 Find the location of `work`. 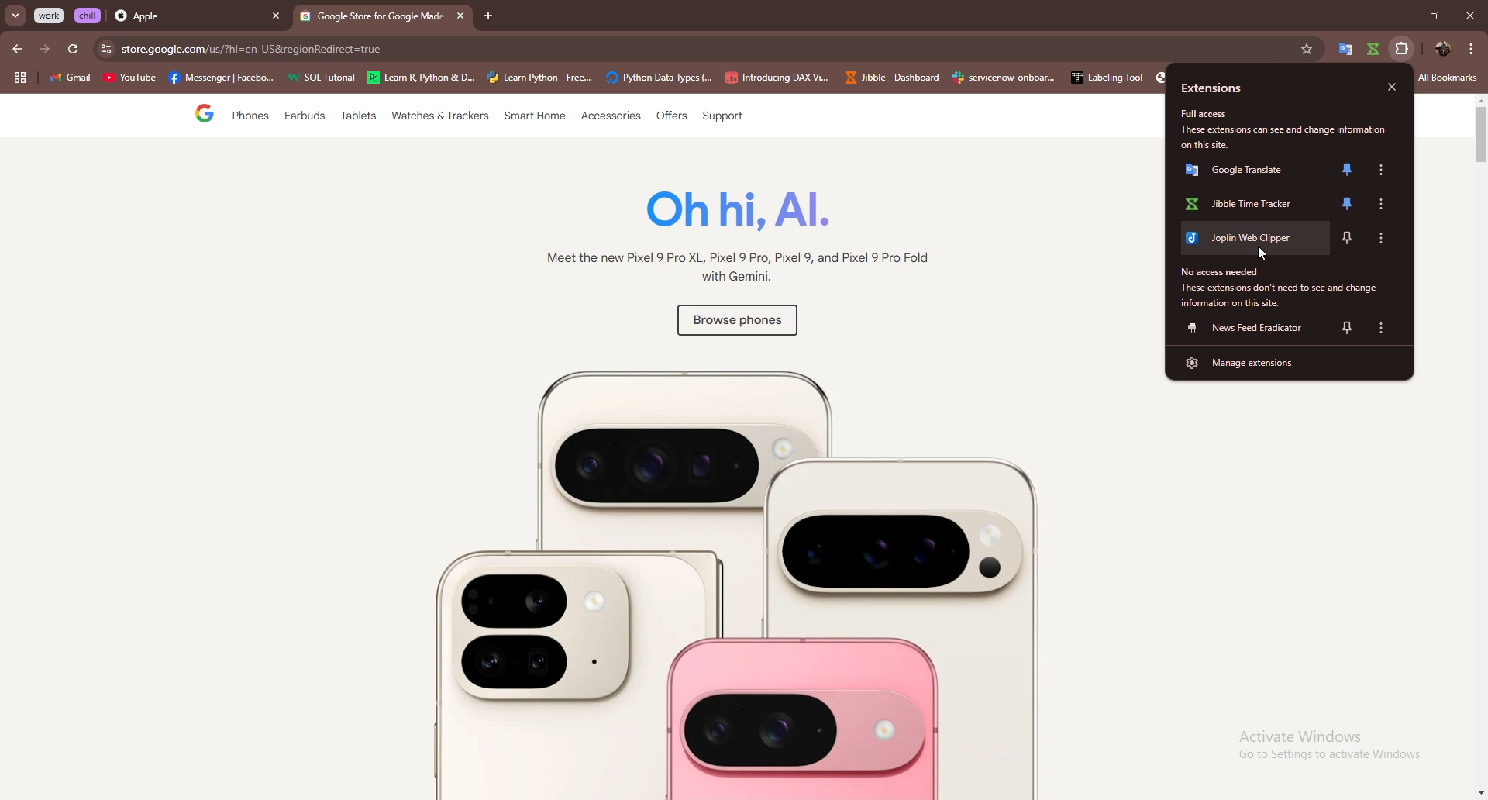

work is located at coordinates (50, 16).